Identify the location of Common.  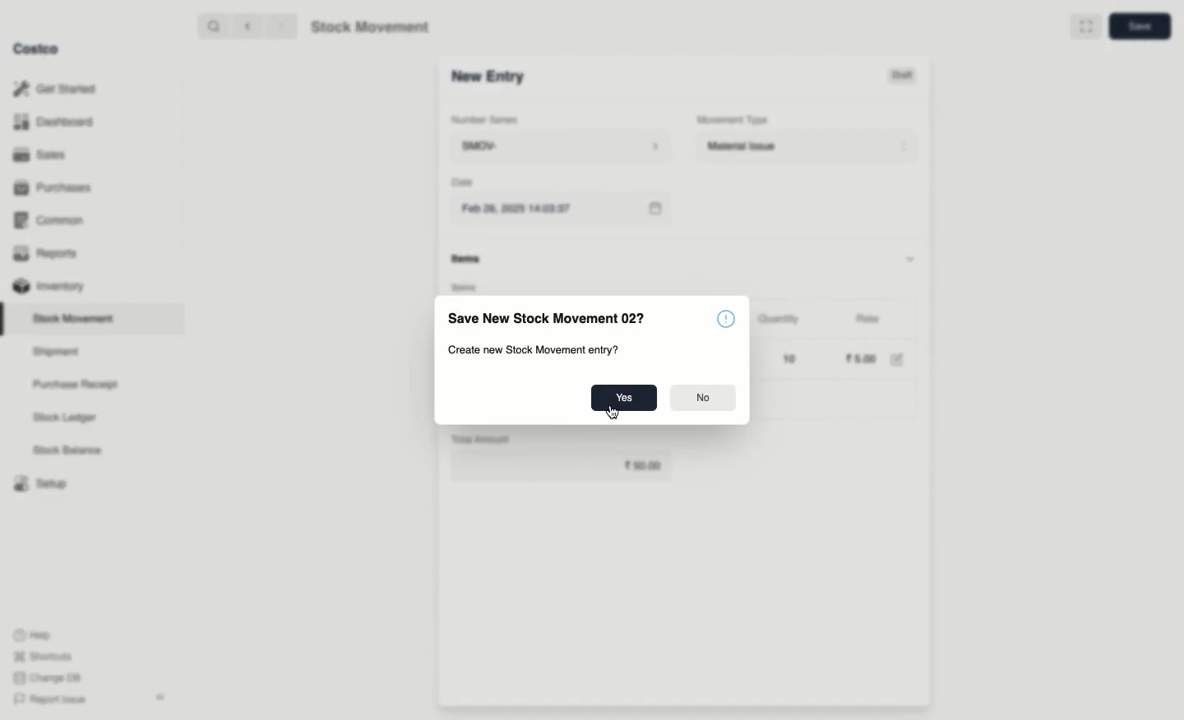
(53, 222).